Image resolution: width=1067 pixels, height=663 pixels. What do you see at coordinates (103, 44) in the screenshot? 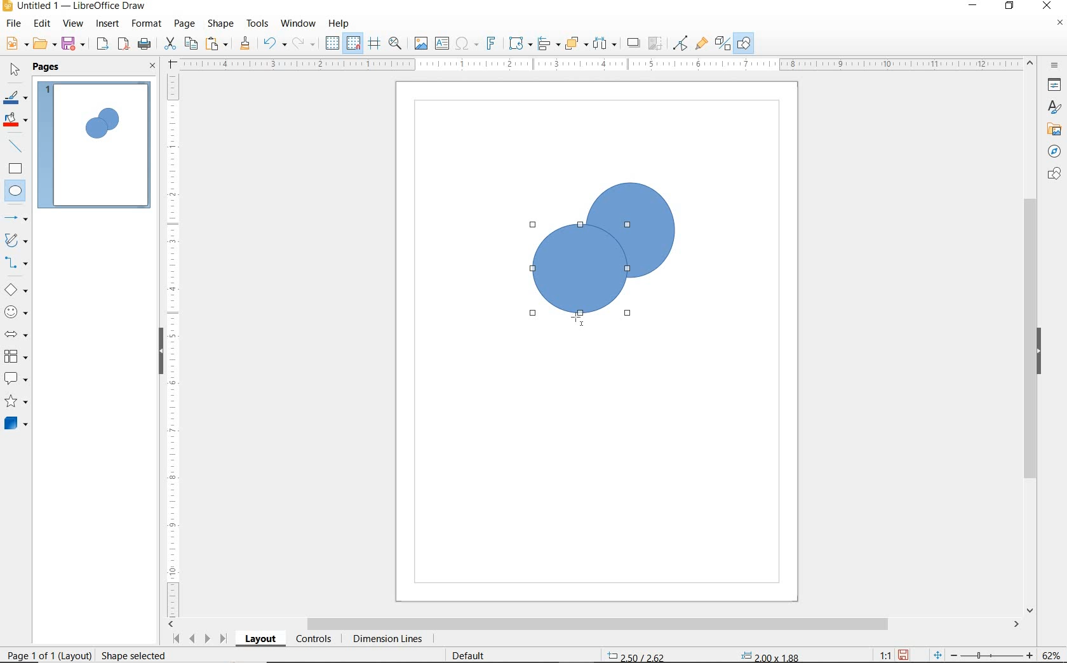
I see `EXPORT` at bounding box center [103, 44].